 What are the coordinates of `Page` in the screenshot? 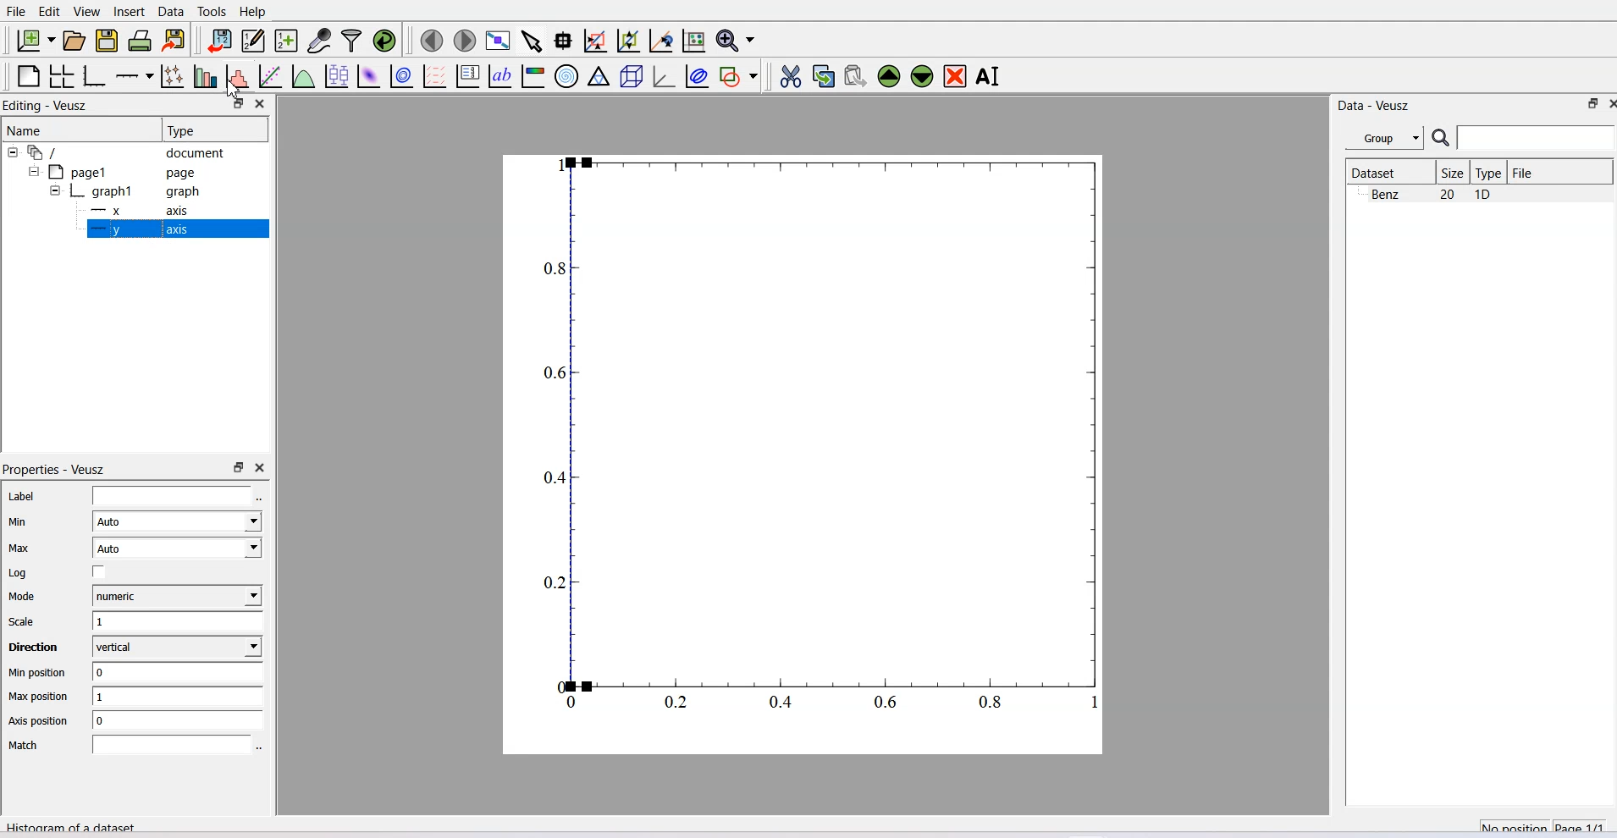 It's located at (128, 172).